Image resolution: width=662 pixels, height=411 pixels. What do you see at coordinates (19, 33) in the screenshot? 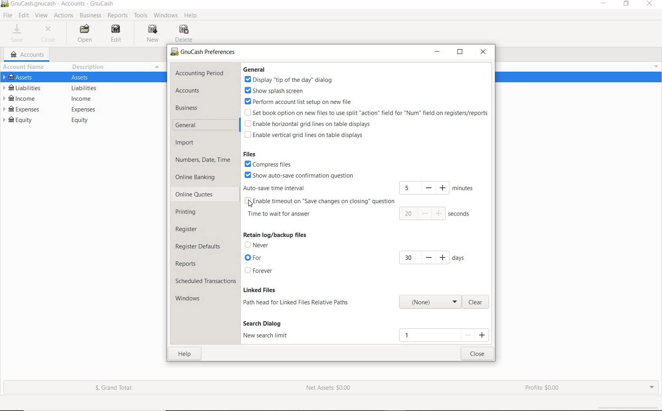
I see `SAVE` at bounding box center [19, 33].